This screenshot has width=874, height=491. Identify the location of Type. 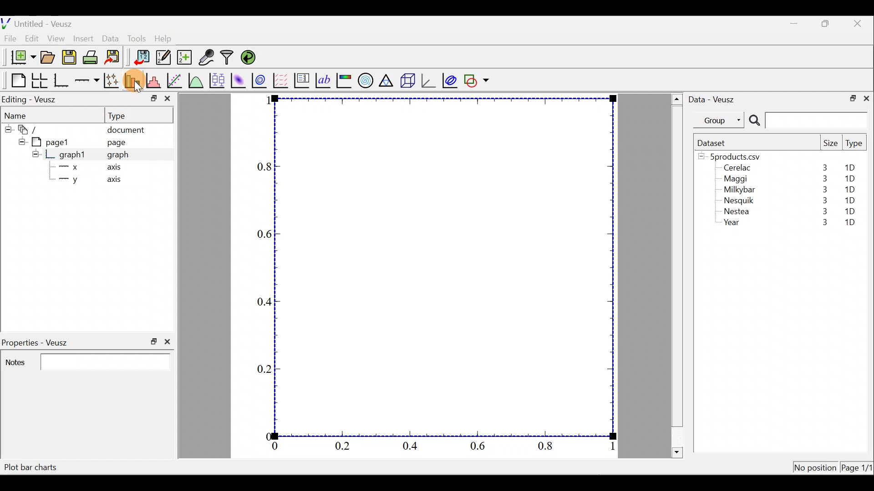
(125, 115).